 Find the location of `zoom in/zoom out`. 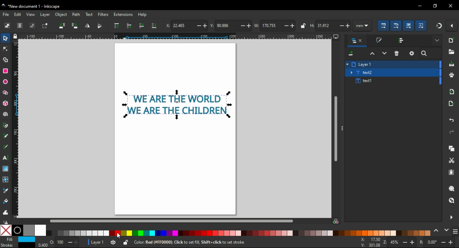

zoom in/zoom out is located at coordinates (401, 242).